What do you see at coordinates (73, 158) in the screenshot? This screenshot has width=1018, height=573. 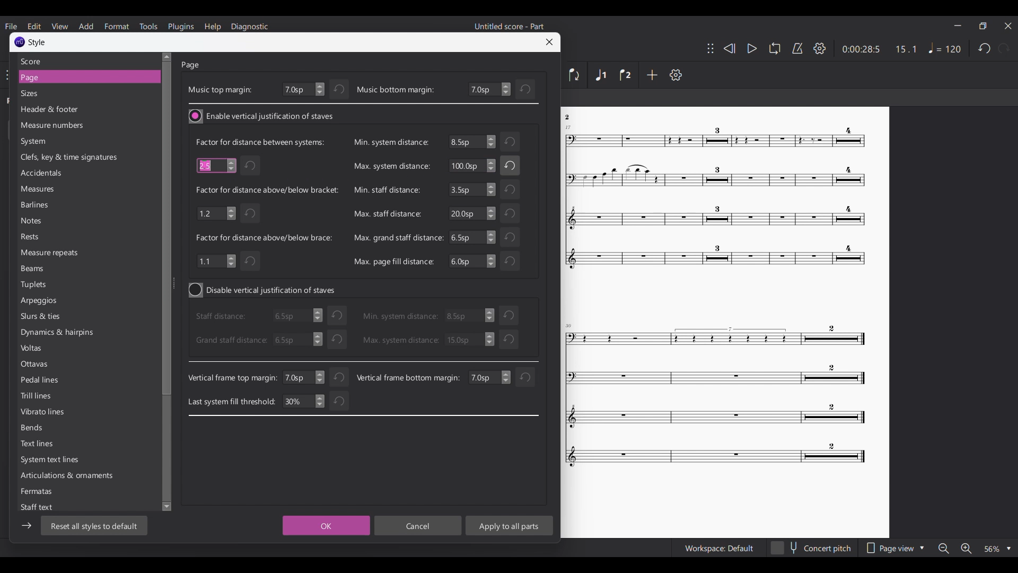 I see `Clefs, key & time signature` at bounding box center [73, 158].